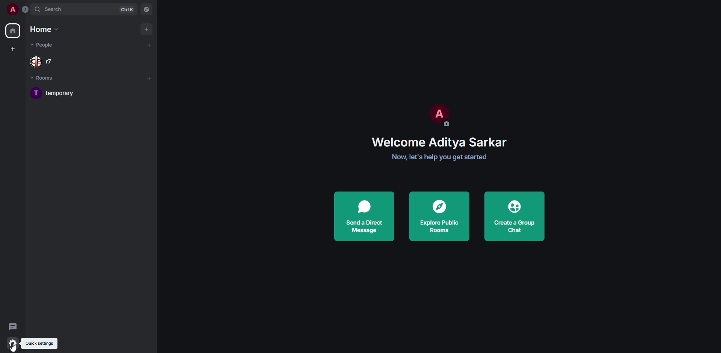  I want to click on rooms, so click(46, 78).